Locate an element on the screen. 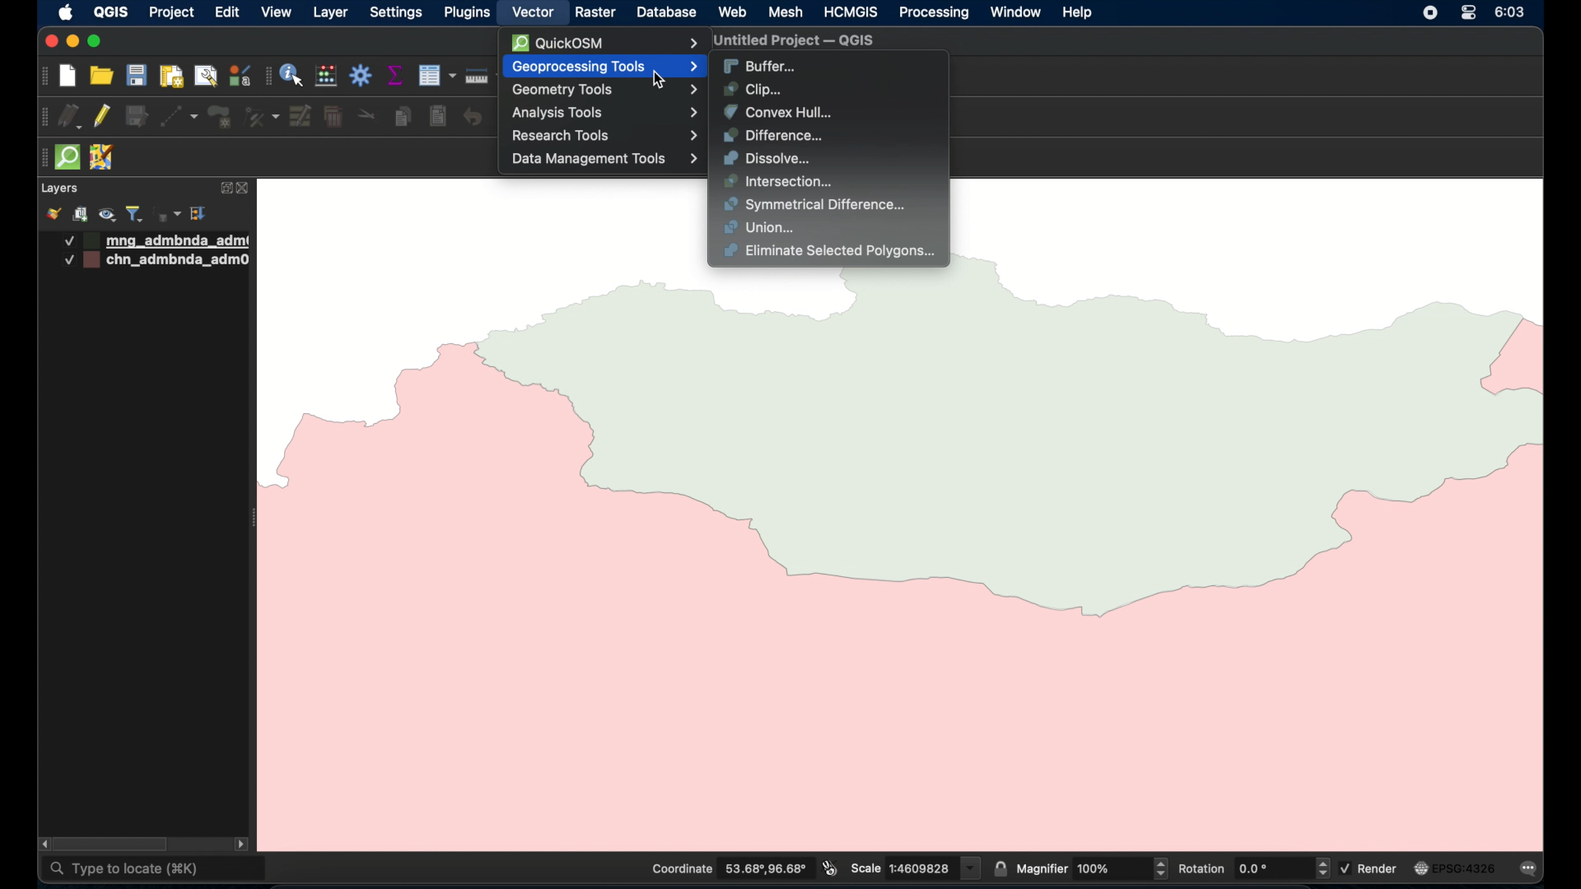  time is located at coordinates (1512, 12).